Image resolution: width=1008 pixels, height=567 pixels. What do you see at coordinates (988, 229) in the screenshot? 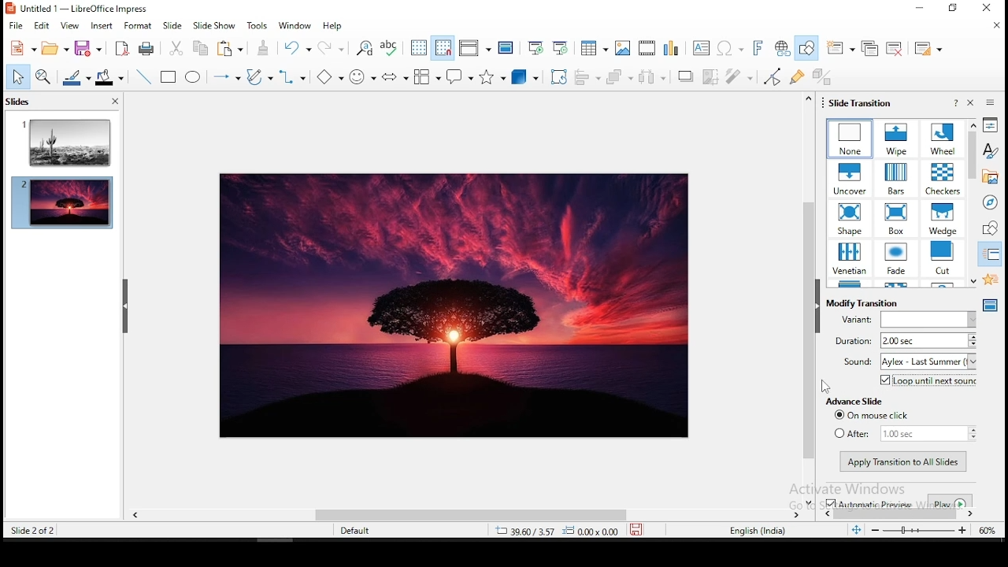
I see `shapes` at bounding box center [988, 229].